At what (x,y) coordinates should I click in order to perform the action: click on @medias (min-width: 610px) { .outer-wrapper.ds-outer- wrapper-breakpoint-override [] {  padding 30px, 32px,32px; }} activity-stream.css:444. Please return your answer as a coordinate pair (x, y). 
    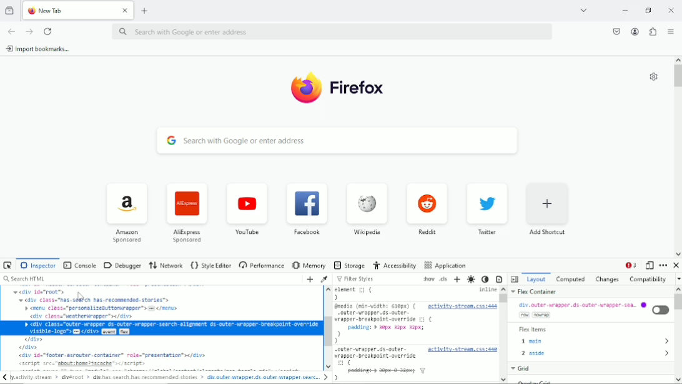
    Looking at the image, I should click on (416, 323).